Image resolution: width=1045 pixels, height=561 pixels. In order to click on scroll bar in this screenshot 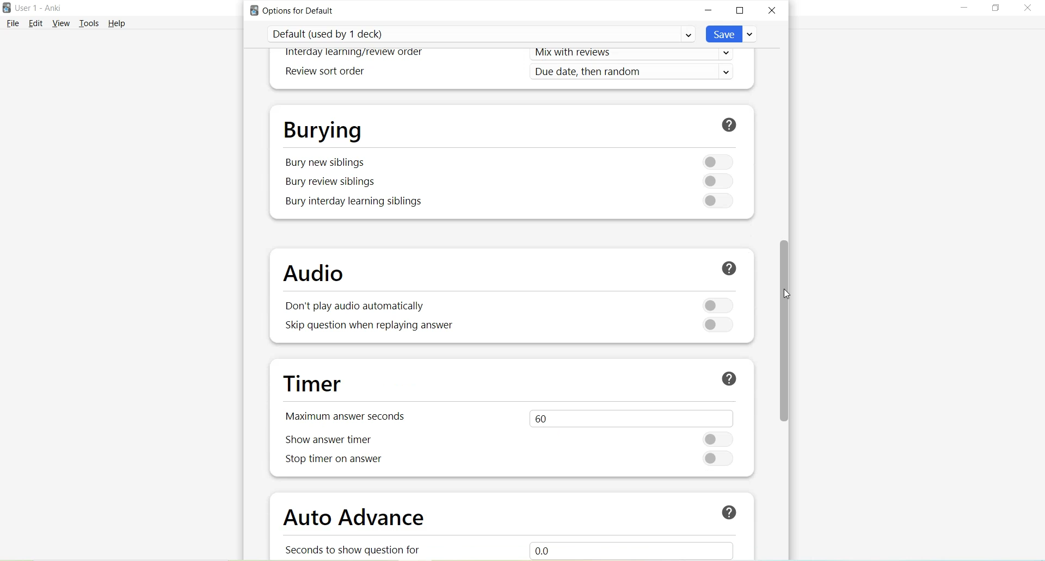, I will do `click(783, 334)`.